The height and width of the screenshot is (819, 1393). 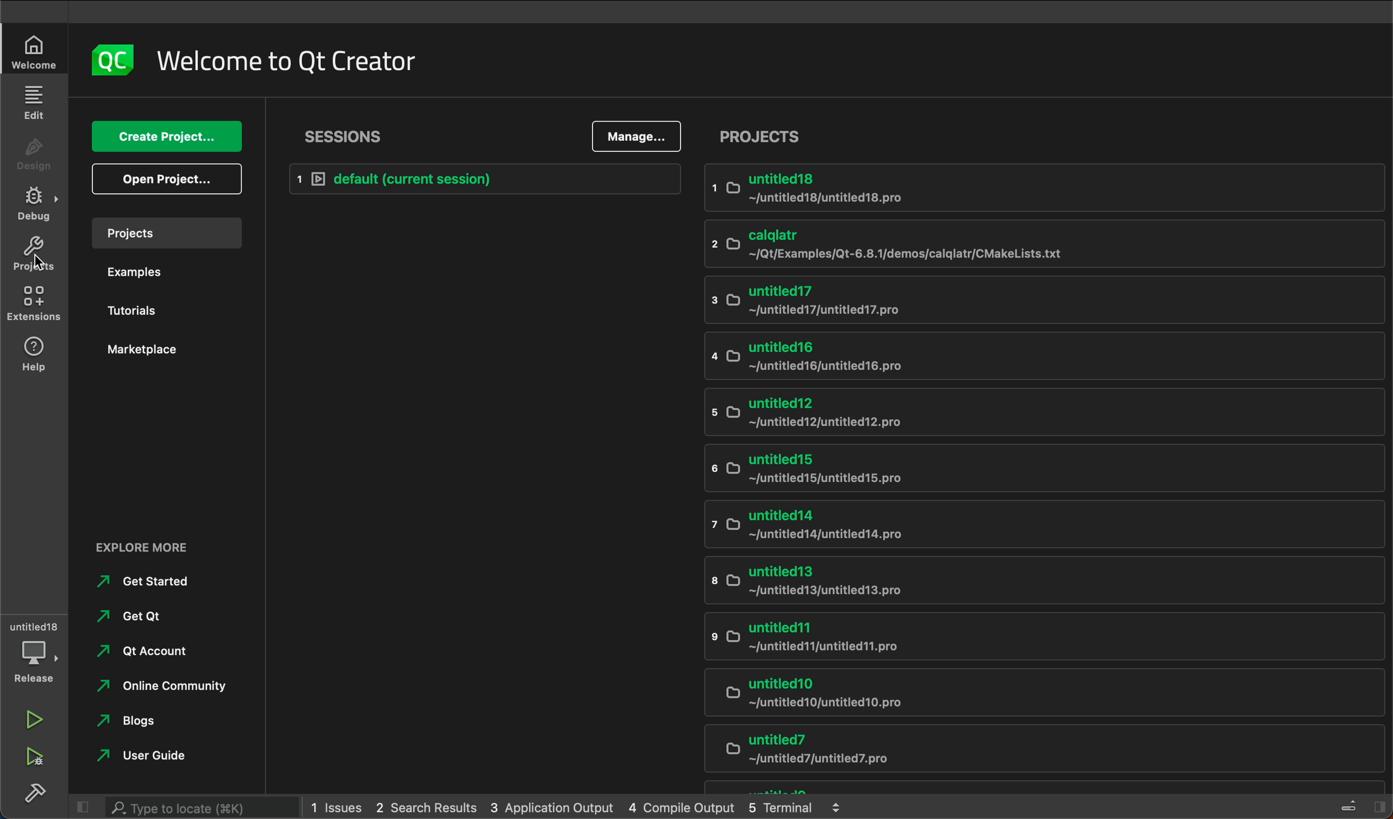 What do you see at coordinates (1029, 299) in the screenshot?
I see `untitled17` at bounding box center [1029, 299].